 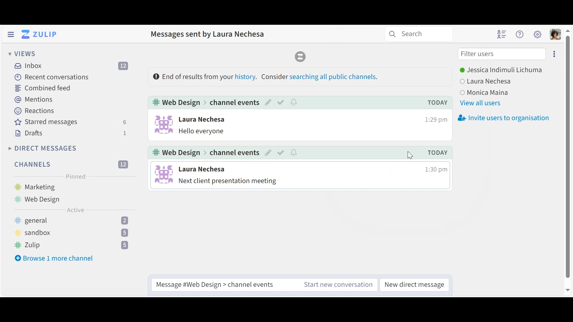 What do you see at coordinates (55, 258) in the screenshot?
I see `Browse more channel` at bounding box center [55, 258].